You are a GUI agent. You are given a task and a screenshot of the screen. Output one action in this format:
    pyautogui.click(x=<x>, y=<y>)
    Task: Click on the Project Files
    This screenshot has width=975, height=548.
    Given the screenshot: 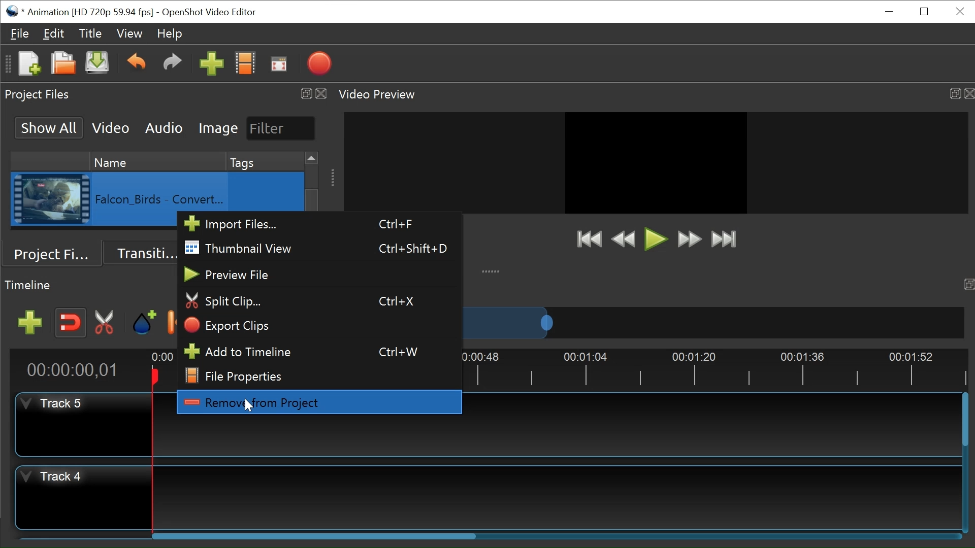 What is the action you would take?
    pyautogui.click(x=53, y=254)
    